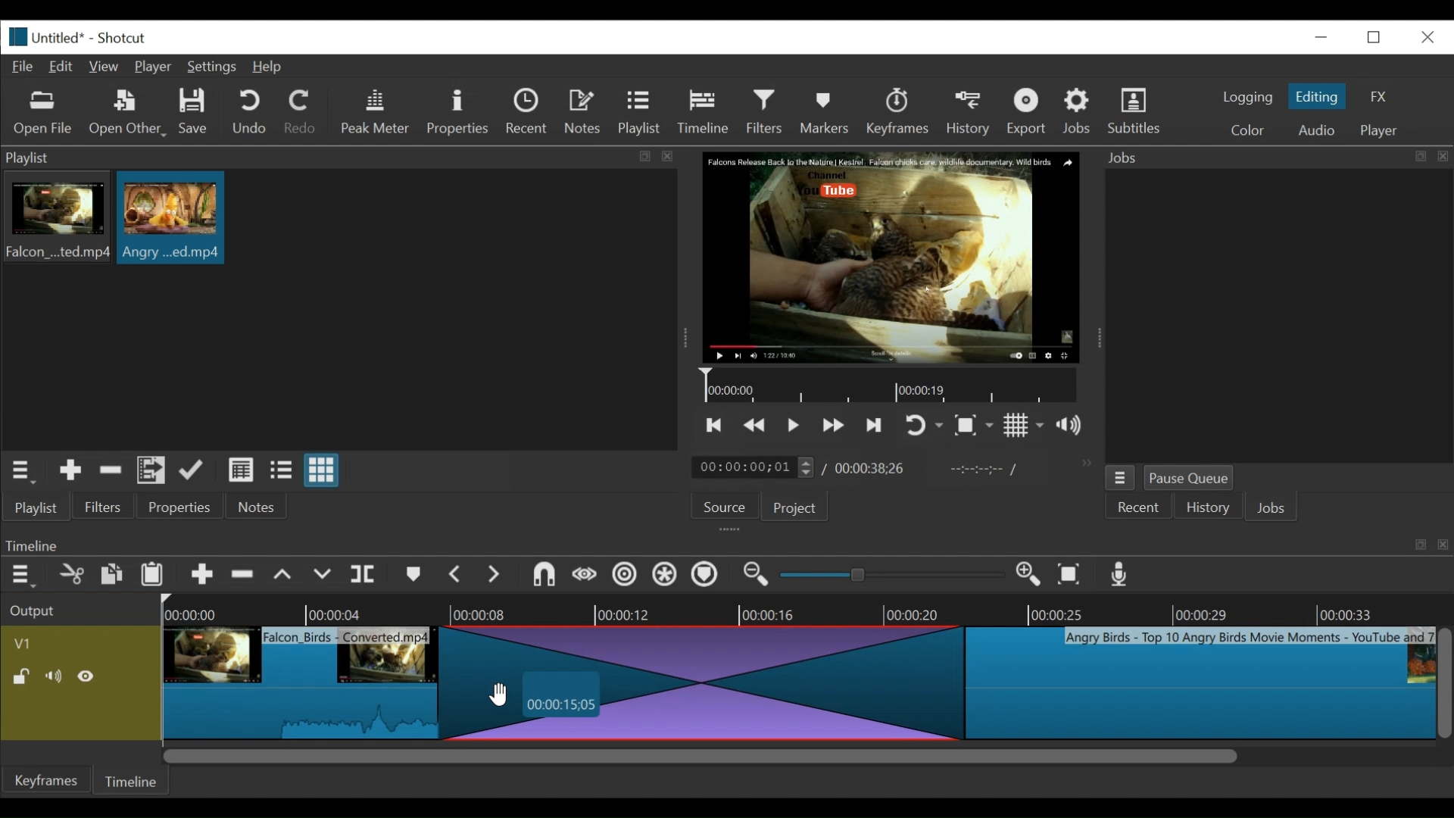 Image resolution: width=1454 pixels, height=818 pixels. What do you see at coordinates (43, 114) in the screenshot?
I see `Open file` at bounding box center [43, 114].